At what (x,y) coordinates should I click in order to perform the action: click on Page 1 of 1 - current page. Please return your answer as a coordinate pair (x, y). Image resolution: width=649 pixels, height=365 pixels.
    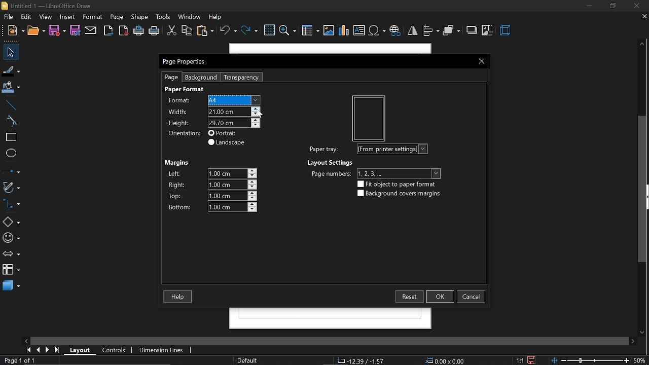
    Looking at the image, I should click on (20, 360).